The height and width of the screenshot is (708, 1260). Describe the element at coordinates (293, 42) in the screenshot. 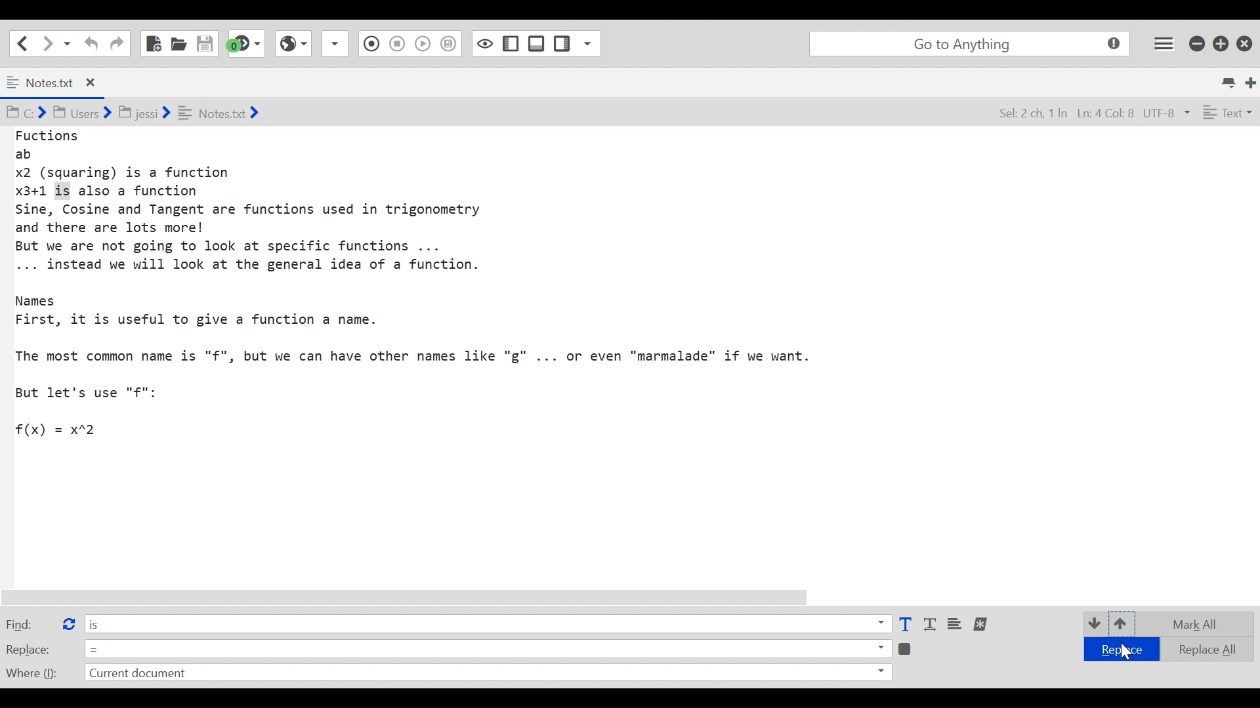

I see `Play Last Macro` at that location.